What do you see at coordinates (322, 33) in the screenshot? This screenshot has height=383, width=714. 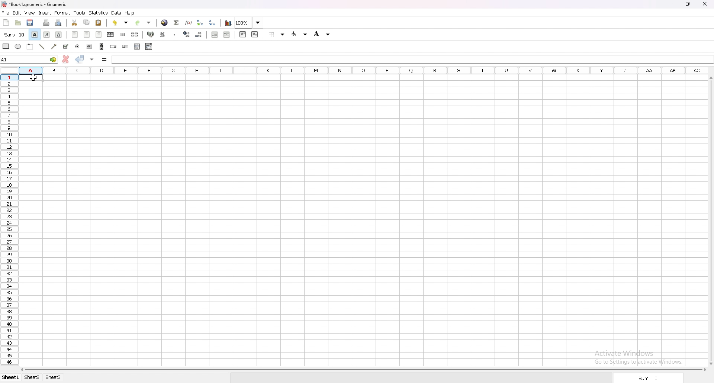 I see `background` at bounding box center [322, 33].